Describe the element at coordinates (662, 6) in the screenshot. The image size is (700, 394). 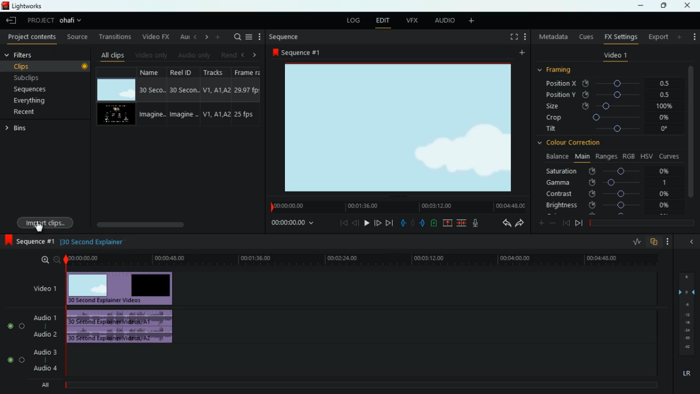
I see `maximize` at that location.